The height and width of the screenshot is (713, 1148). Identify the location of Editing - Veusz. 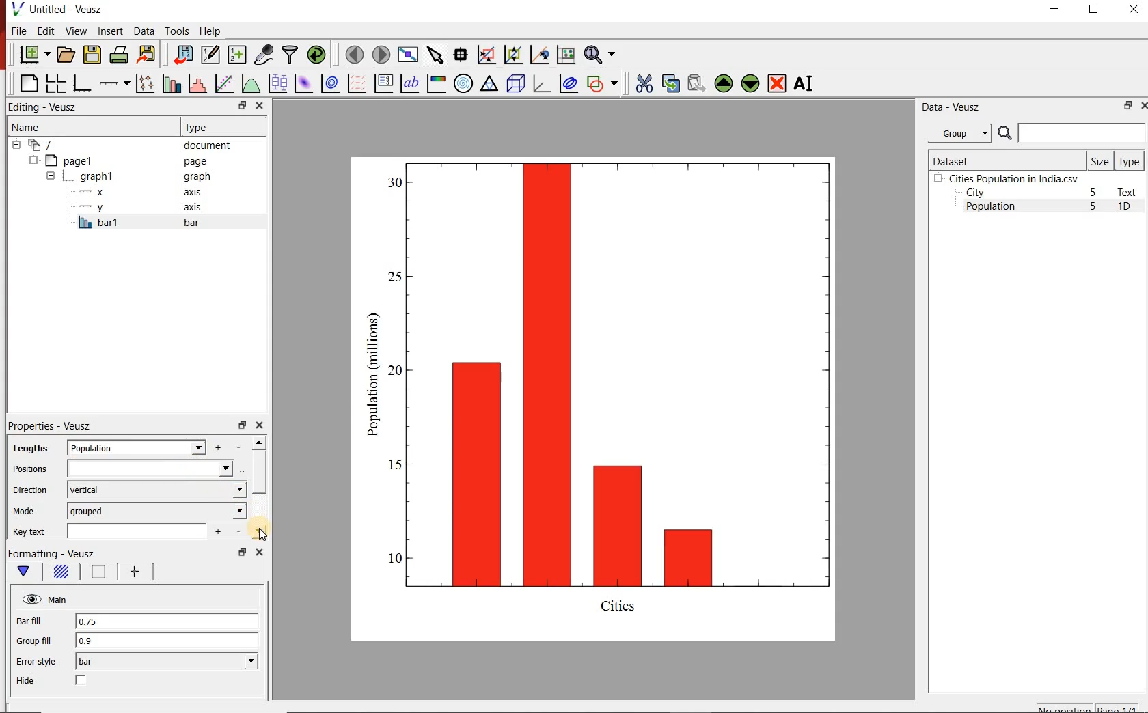
(50, 107).